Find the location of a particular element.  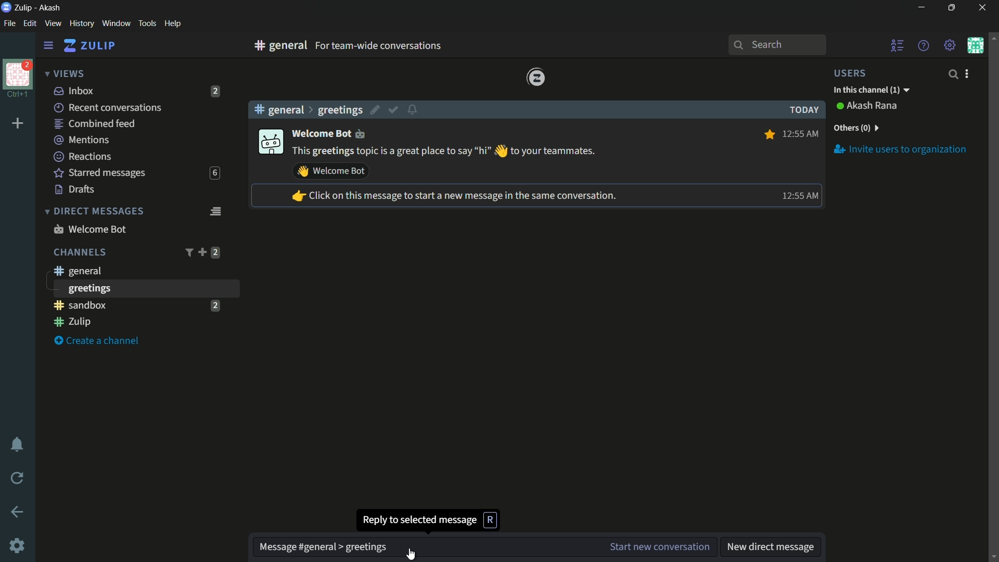

search bar is located at coordinates (777, 45).